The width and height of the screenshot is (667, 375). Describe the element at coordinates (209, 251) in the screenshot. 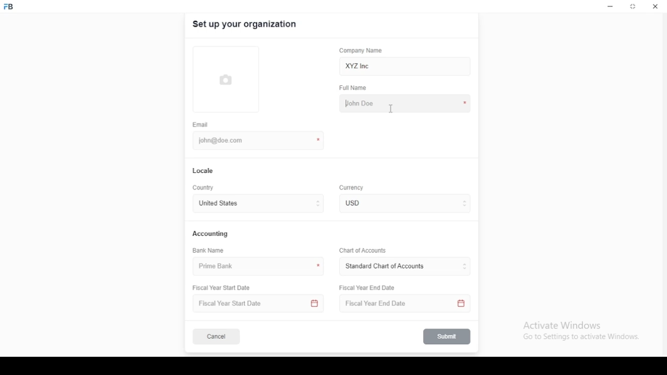

I see `bank name` at that location.